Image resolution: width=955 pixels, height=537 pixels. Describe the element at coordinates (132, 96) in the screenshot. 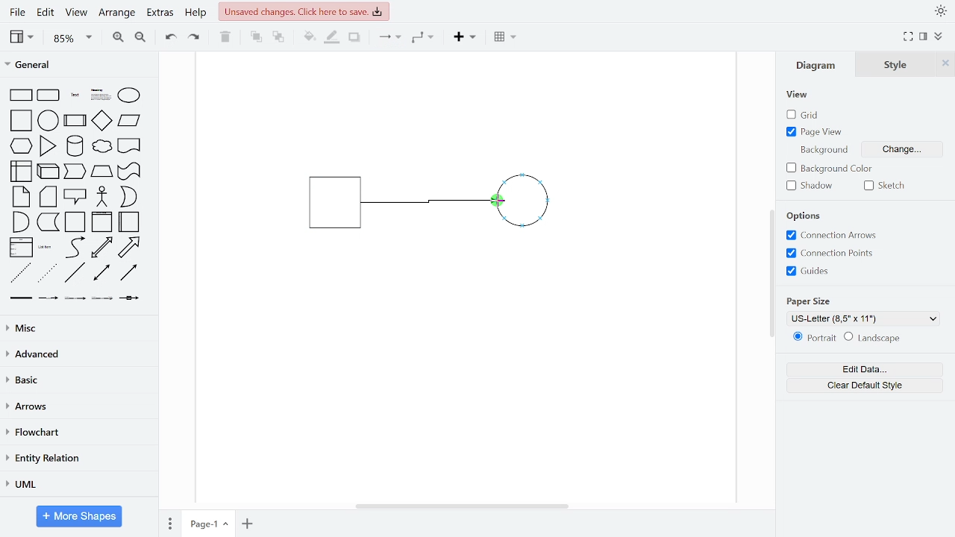

I see `ellipse` at that location.